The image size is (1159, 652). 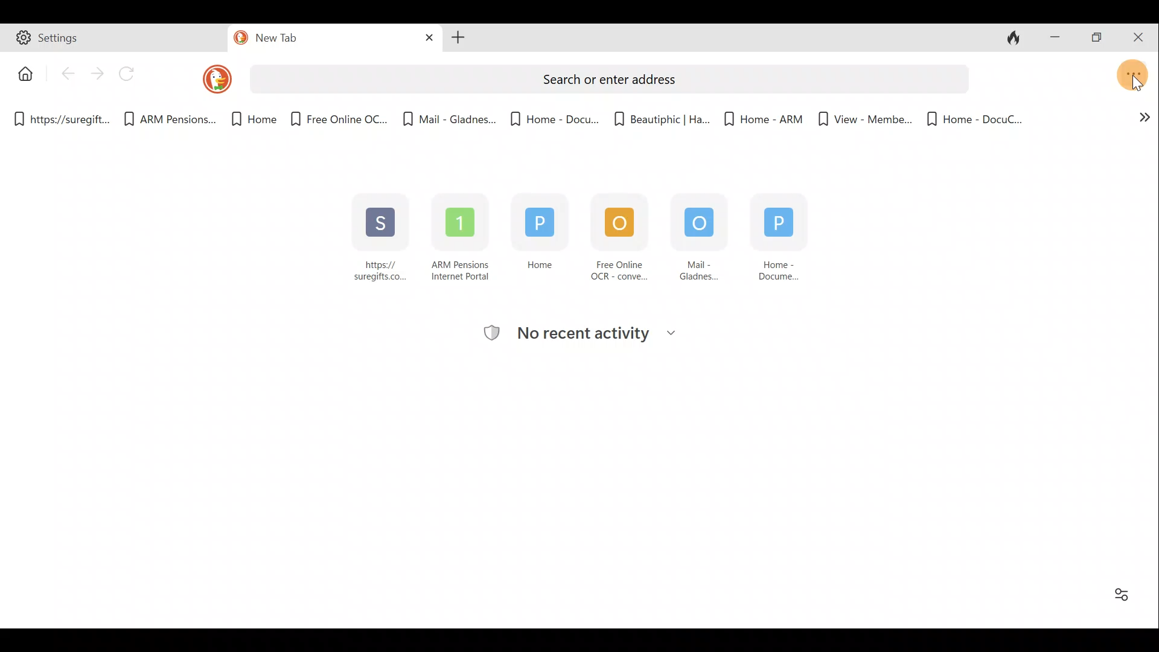 I want to click on cursor, so click(x=1135, y=83).